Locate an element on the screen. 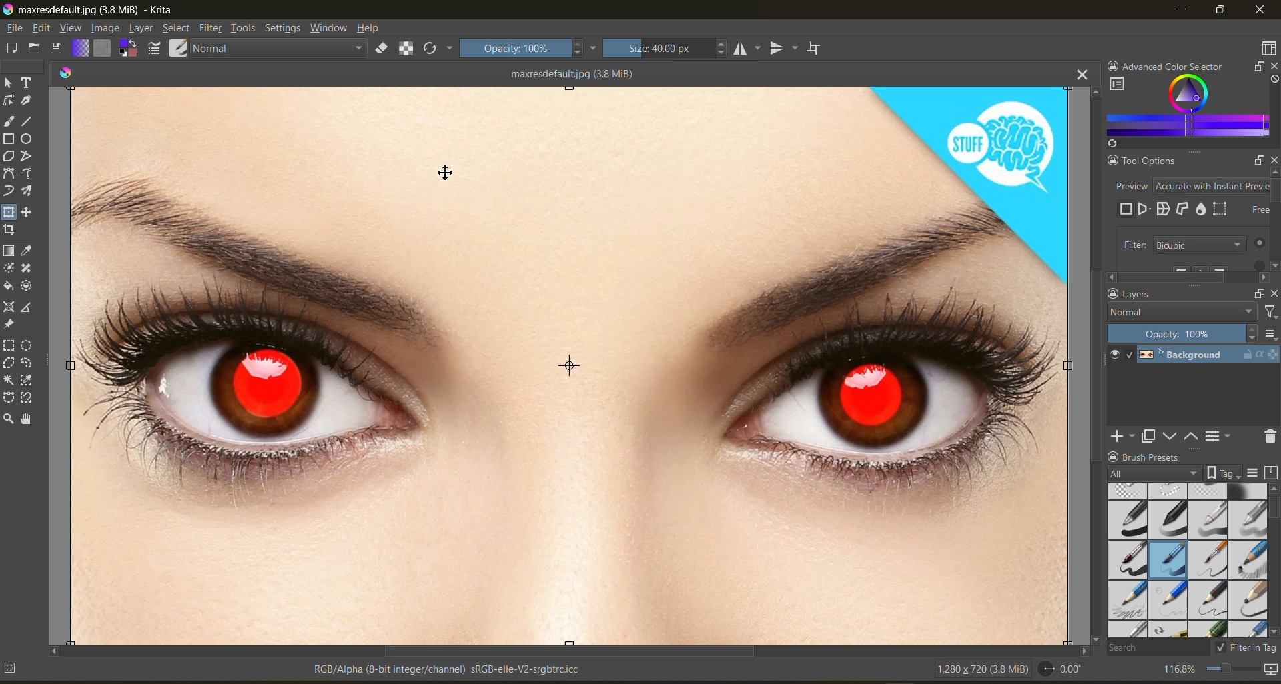 The image size is (1281, 684). save is located at coordinates (58, 48).